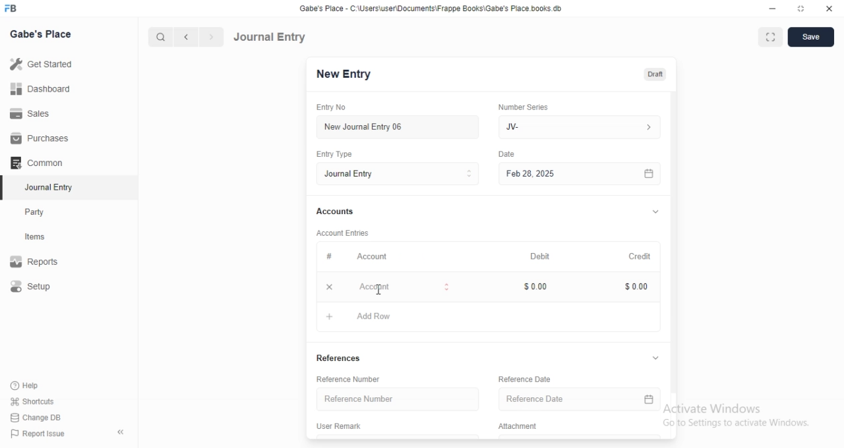 This screenshot has height=448, width=844. Describe the element at coordinates (541, 256) in the screenshot. I see `Debit` at that location.